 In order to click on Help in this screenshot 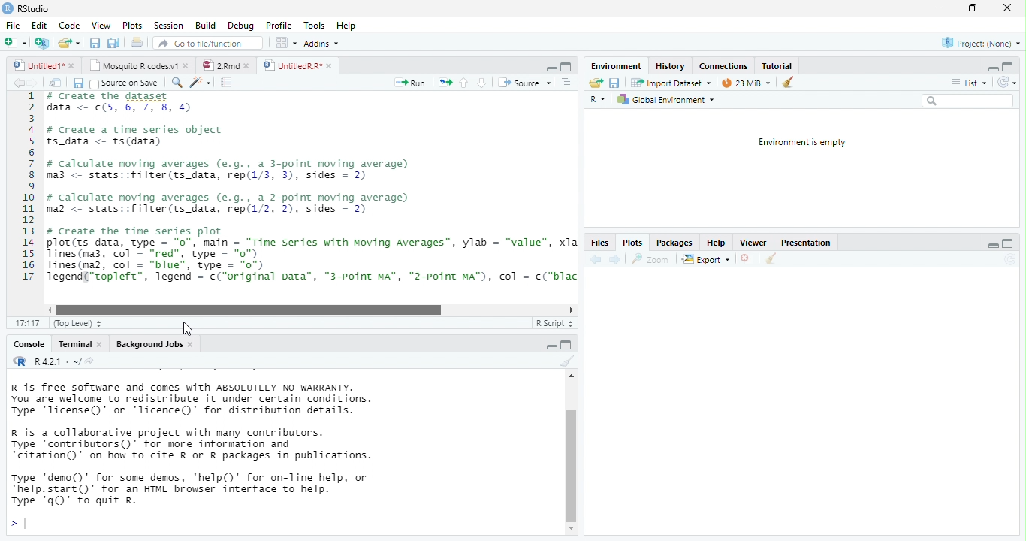, I will do `click(714, 243)`.